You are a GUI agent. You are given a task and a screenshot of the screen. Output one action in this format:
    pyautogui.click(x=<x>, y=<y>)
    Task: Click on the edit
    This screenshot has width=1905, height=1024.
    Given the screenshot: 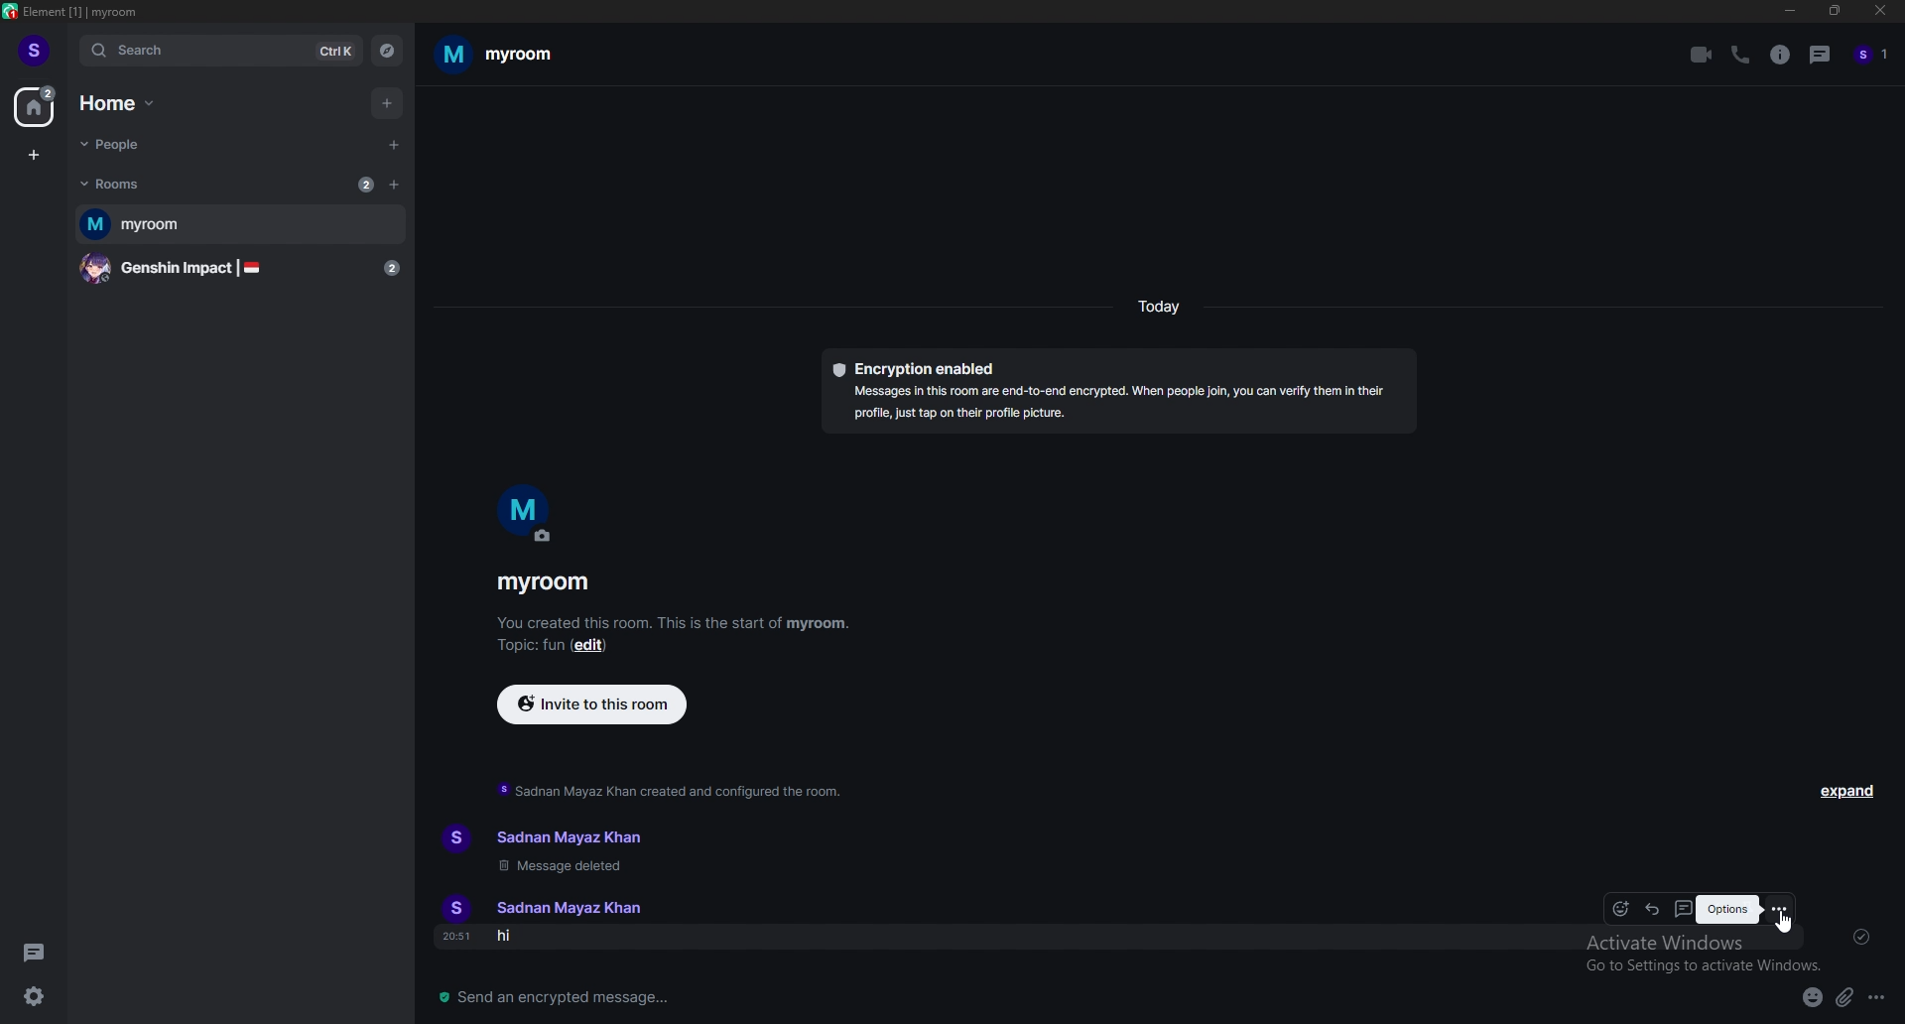 What is the action you would take?
    pyautogui.click(x=591, y=647)
    